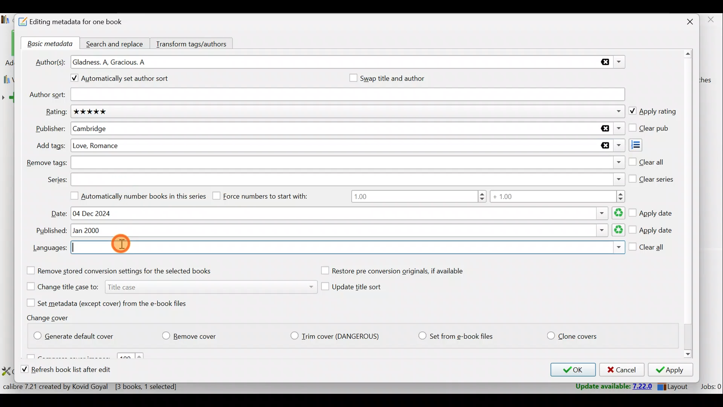  I want to click on Author(s):, so click(50, 61).